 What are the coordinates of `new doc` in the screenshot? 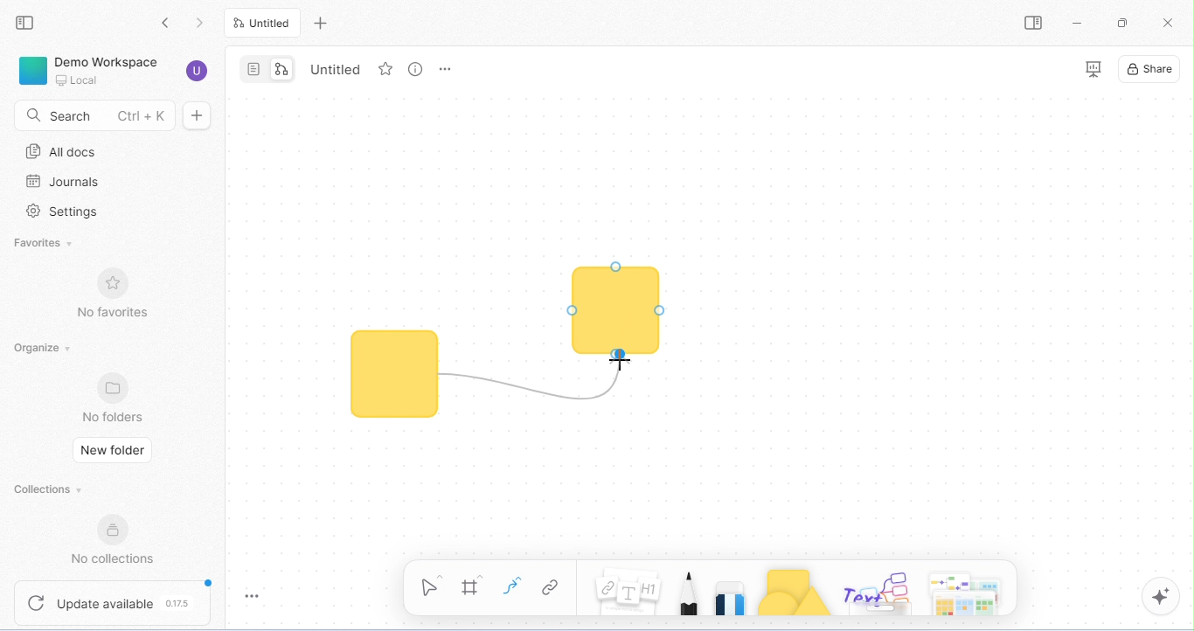 It's located at (197, 115).